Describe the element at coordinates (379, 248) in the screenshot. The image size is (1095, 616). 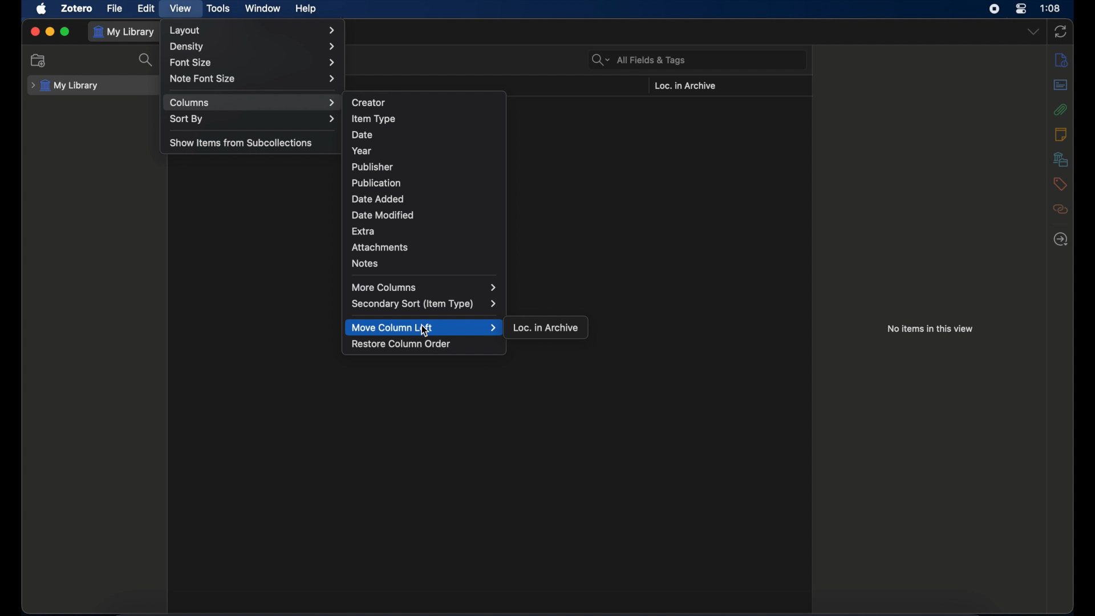
I see `attachments` at that location.